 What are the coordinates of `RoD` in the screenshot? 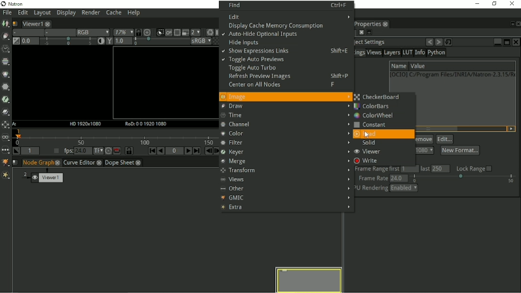 It's located at (144, 124).